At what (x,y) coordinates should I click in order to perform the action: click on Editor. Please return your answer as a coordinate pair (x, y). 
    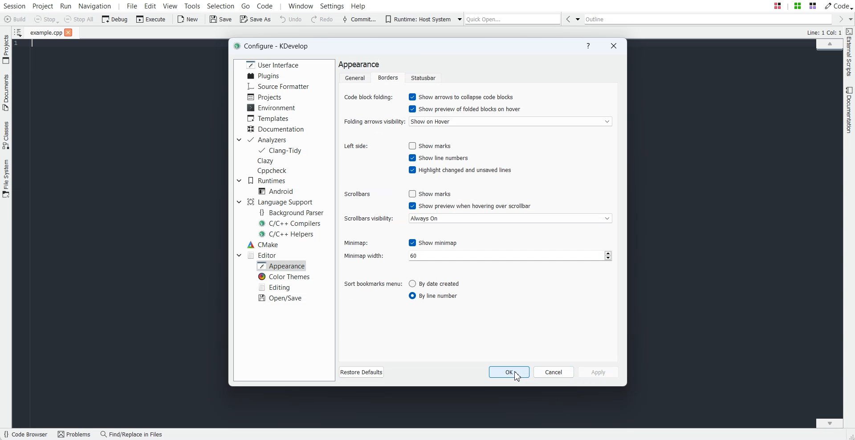
    Looking at the image, I should click on (263, 255).